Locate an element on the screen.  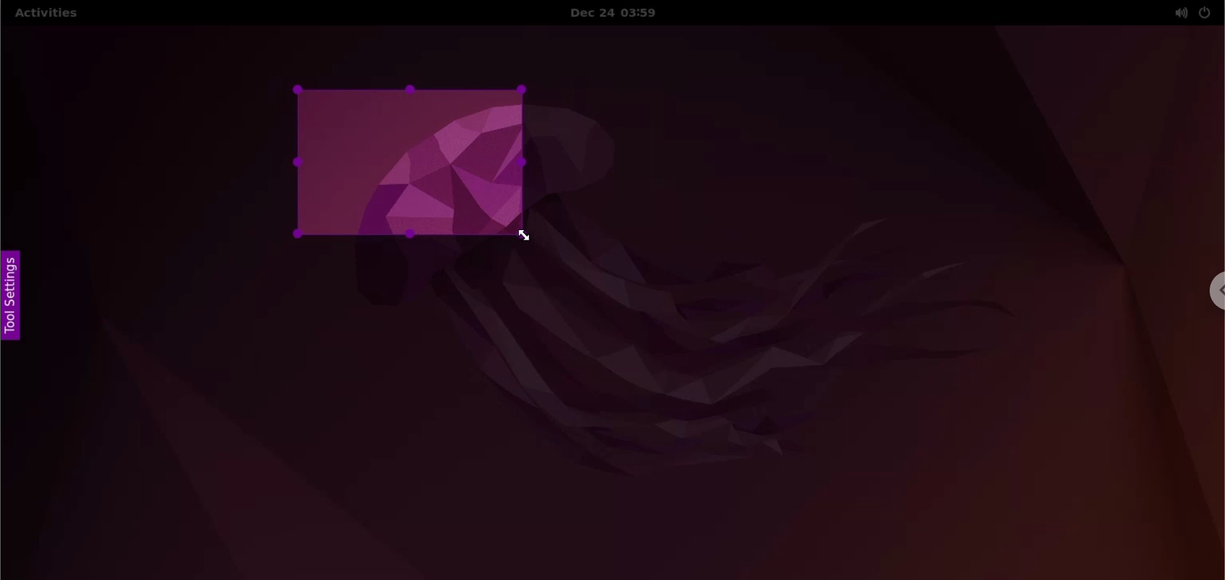
cursor navigation is located at coordinates (528, 237).